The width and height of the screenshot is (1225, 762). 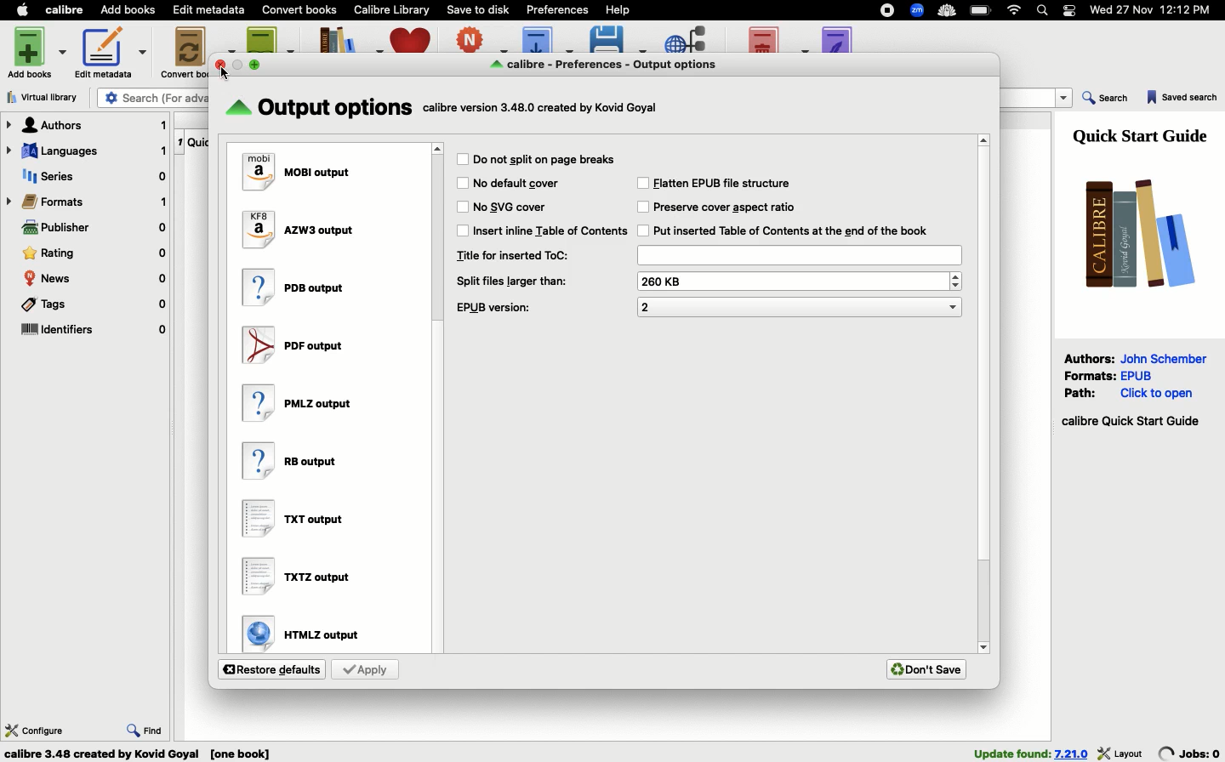 I want to click on Search bar, so click(x=1044, y=11).